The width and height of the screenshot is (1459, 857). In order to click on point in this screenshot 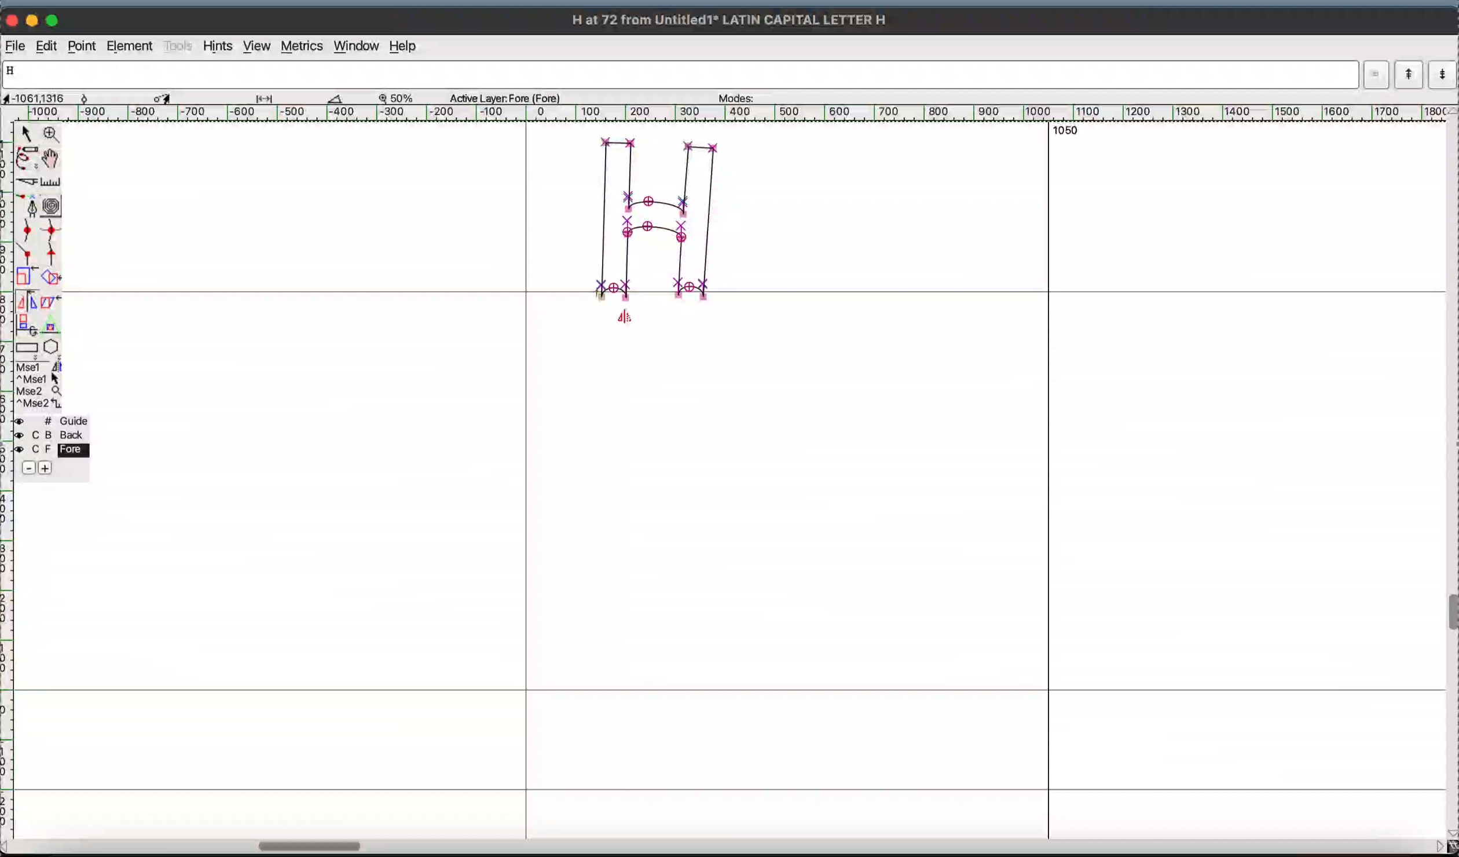, I will do `click(82, 46)`.